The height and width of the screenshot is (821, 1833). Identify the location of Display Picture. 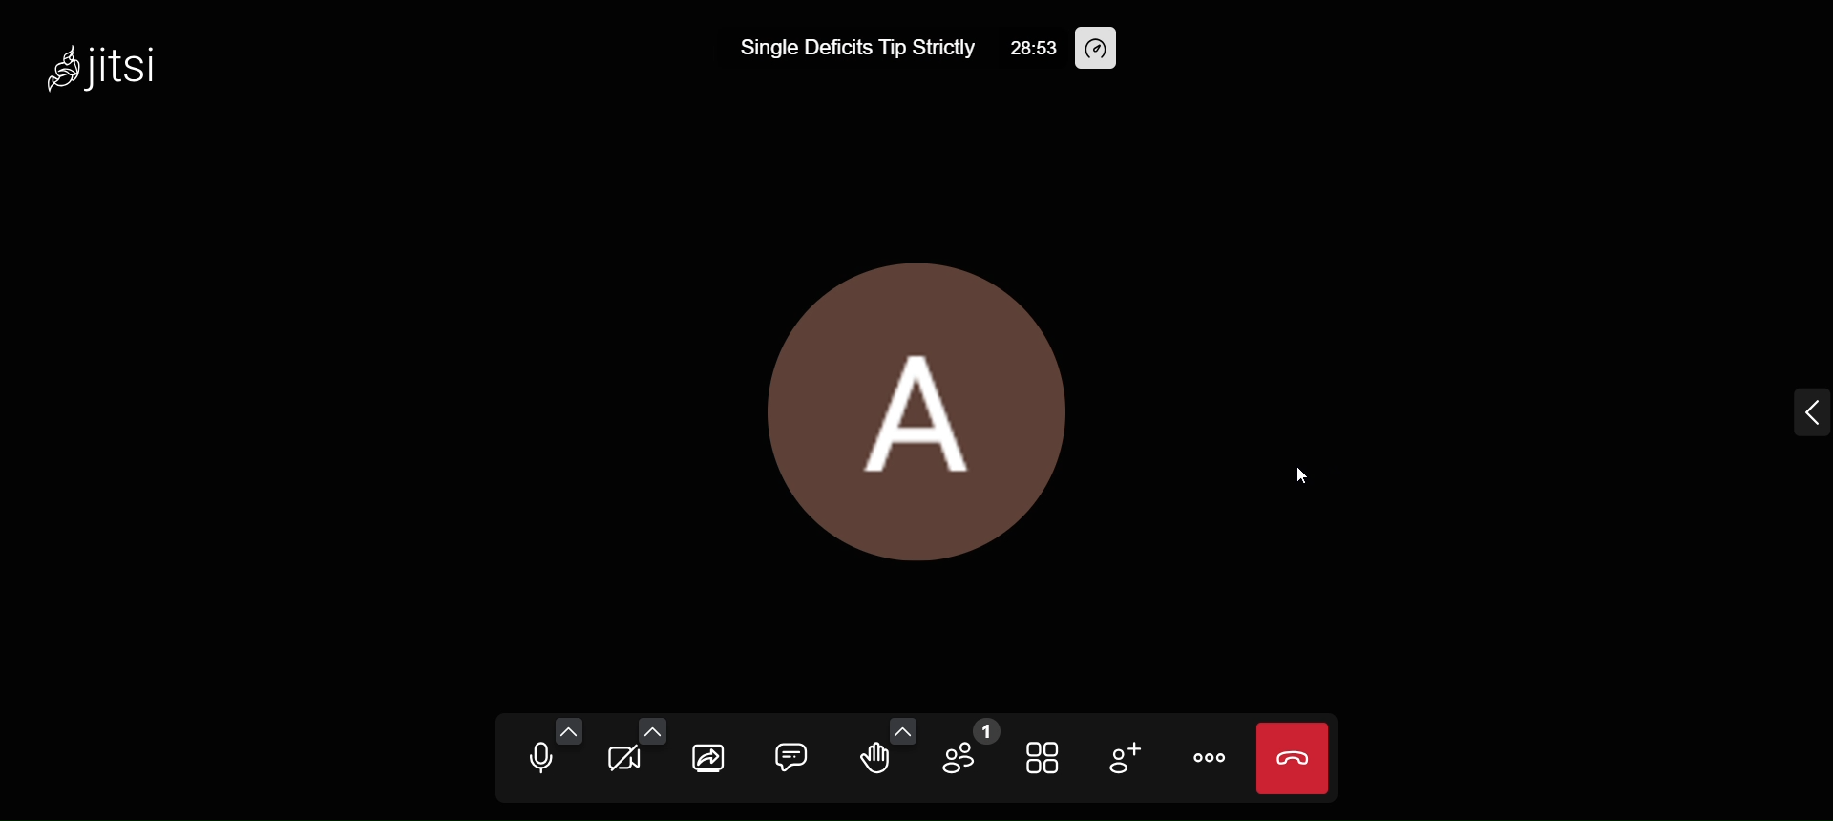
(918, 404).